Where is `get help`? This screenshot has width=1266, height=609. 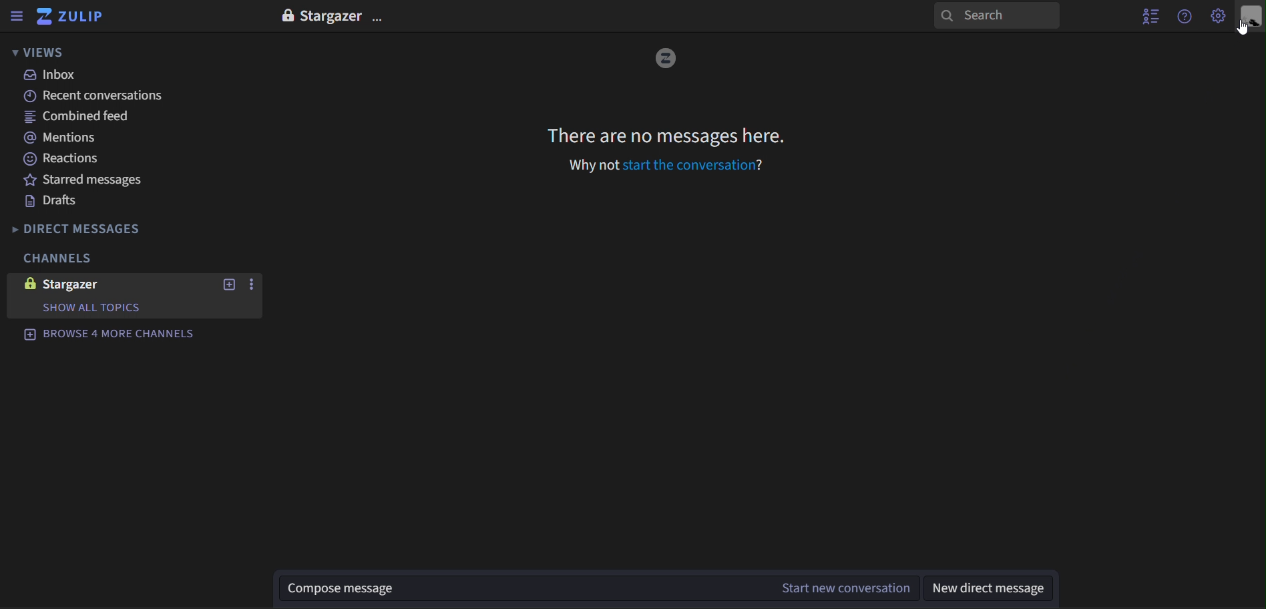
get help is located at coordinates (1184, 17).